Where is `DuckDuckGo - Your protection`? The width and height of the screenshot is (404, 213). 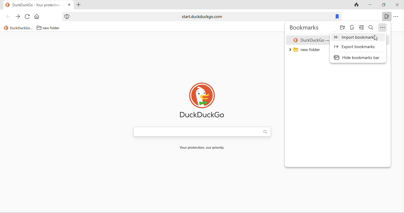 DuckDuckGo - Your protection is located at coordinates (38, 5).